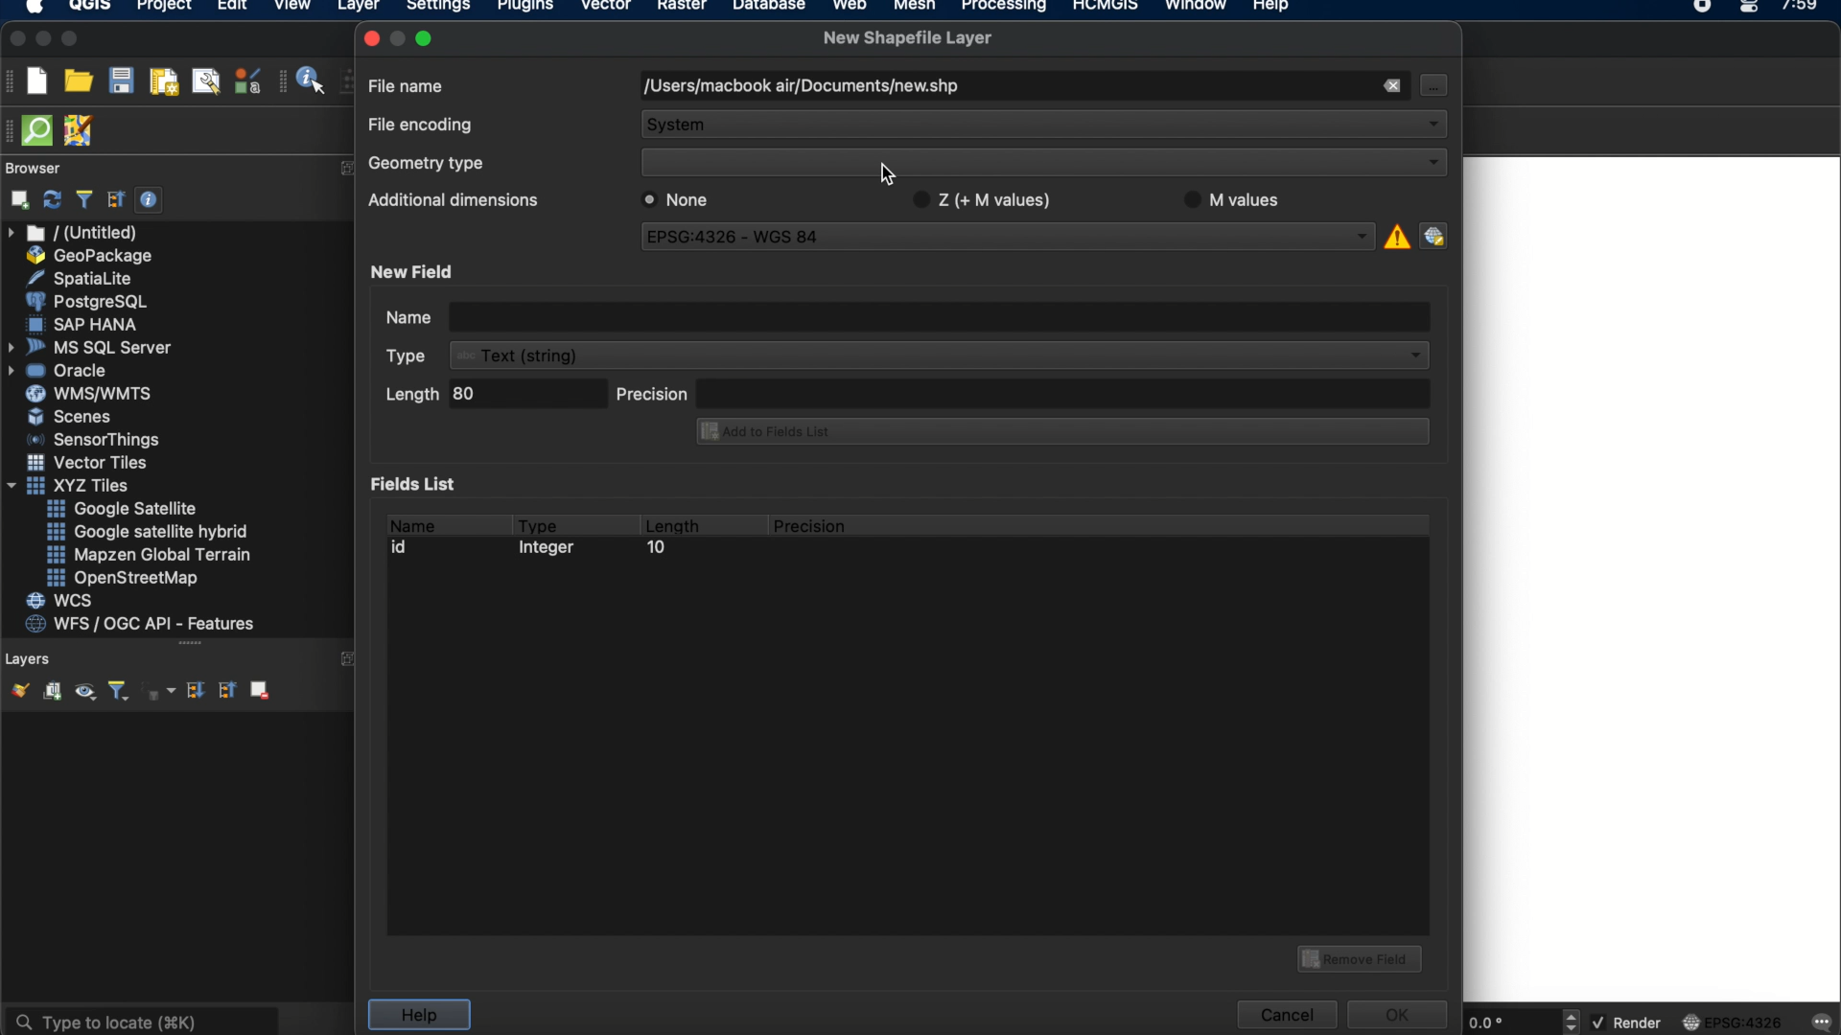  What do you see at coordinates (117, 692) in the screenshot?
I see `filter legend` at bounding box center [117, 692].